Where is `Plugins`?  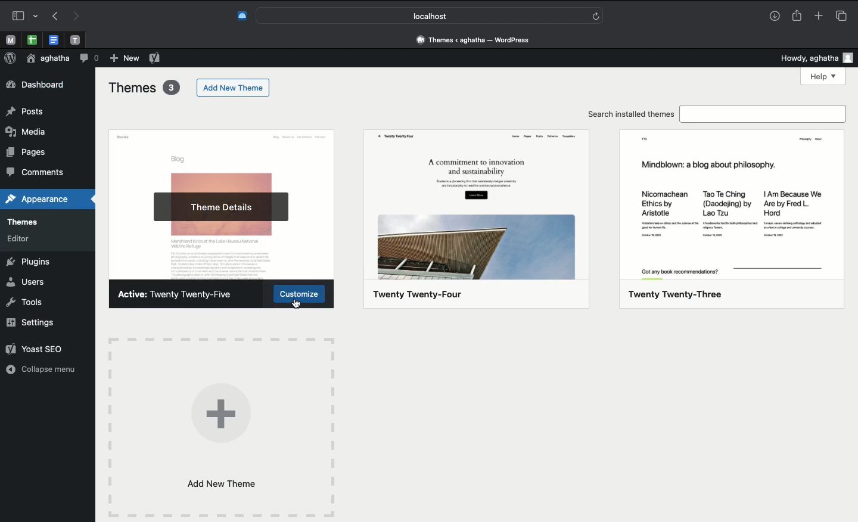 Plugins is located at coordinates (27, 264).